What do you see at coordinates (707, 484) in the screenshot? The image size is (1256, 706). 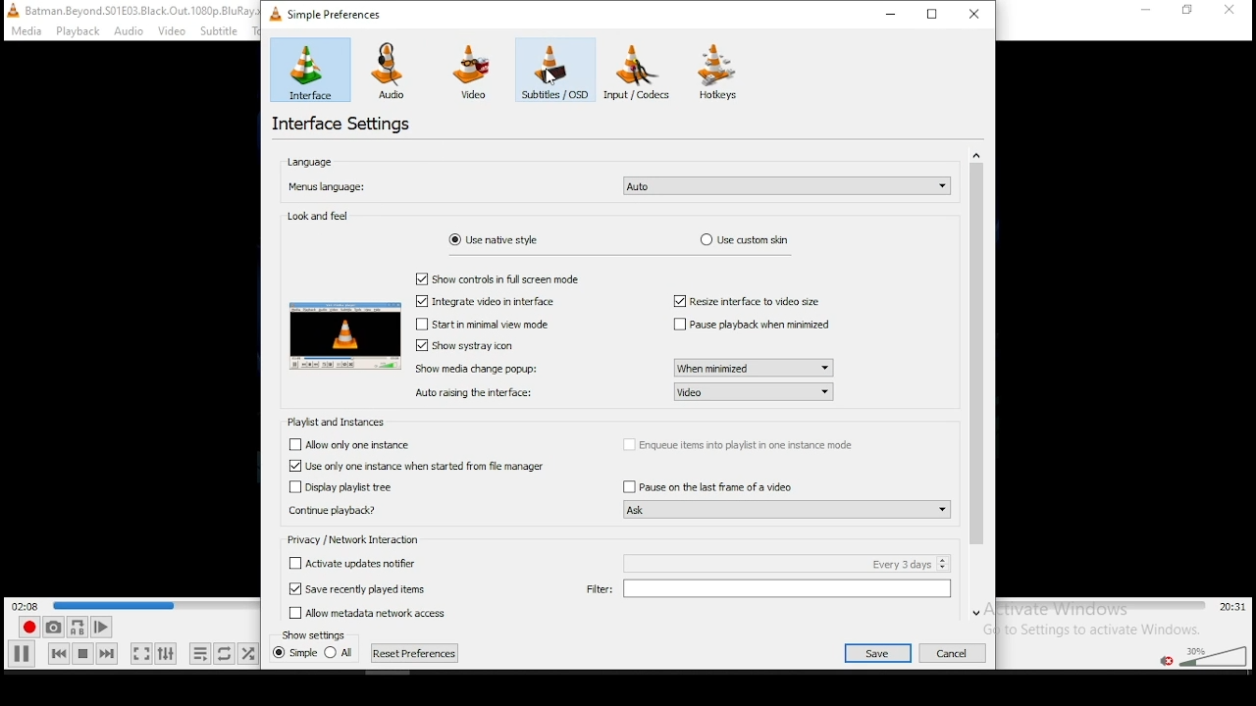 I see `` at bounding box center [707, 484].